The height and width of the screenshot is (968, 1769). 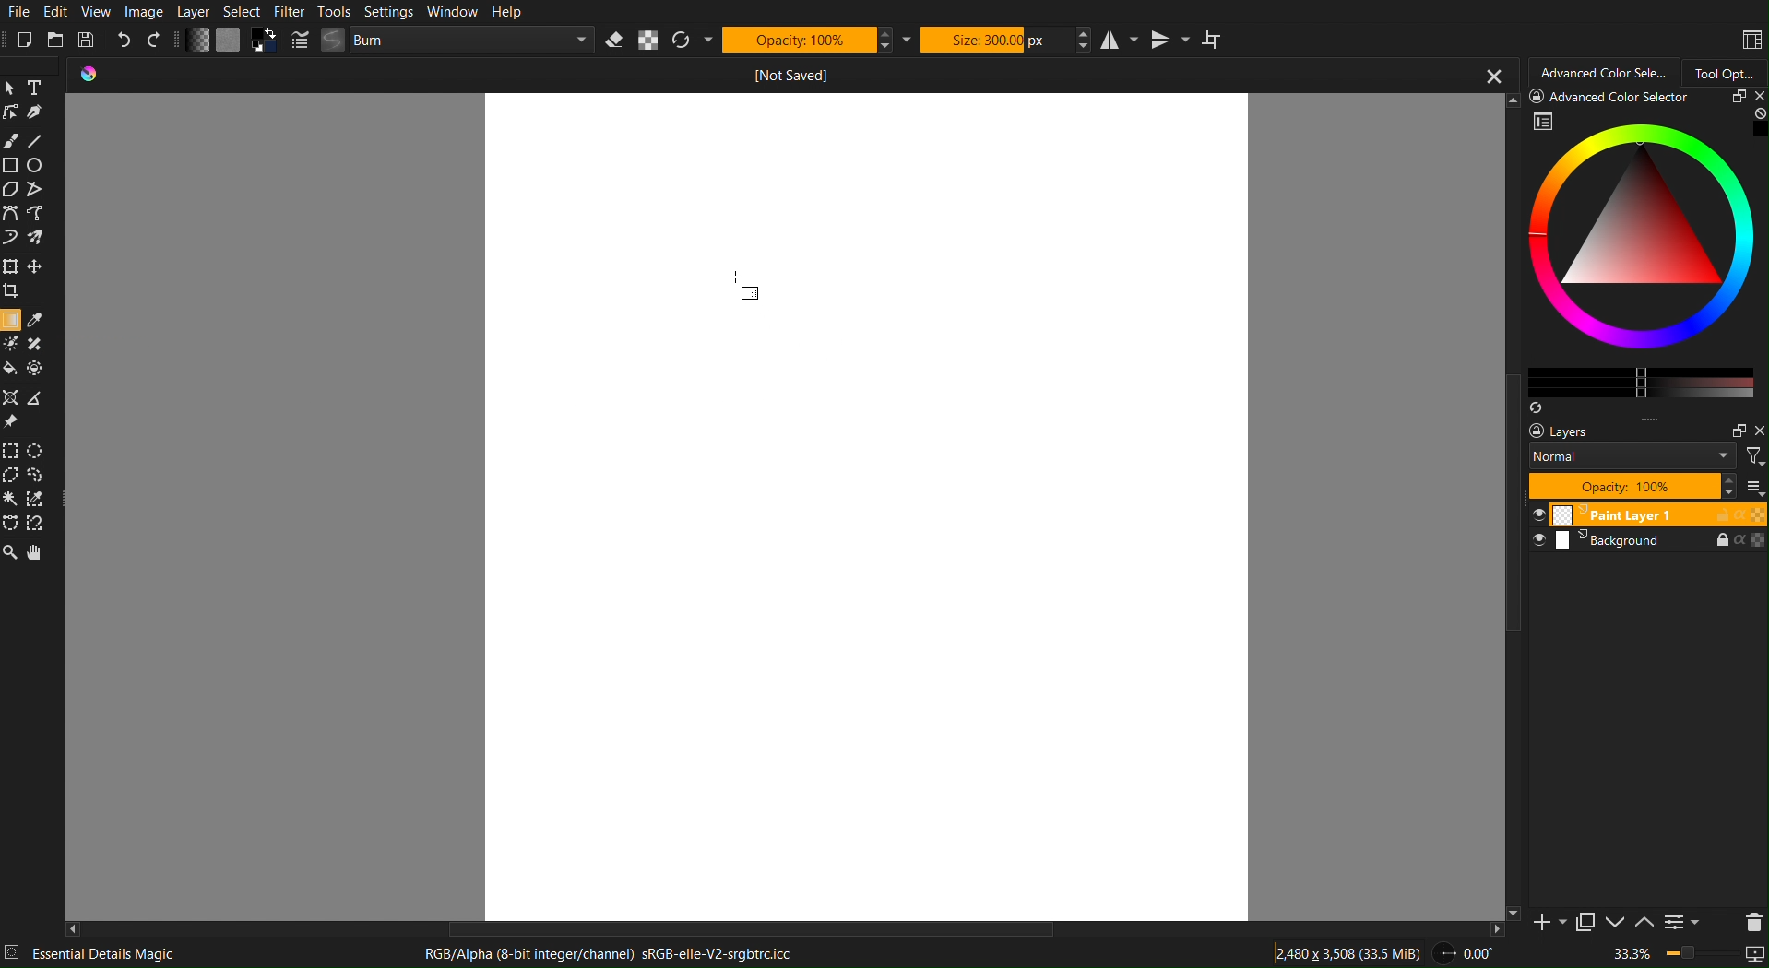 What do you see at coordinates (12, 319) in the screenshot?
I see `selected Gradient Tool` at bounding box center [12, 319].